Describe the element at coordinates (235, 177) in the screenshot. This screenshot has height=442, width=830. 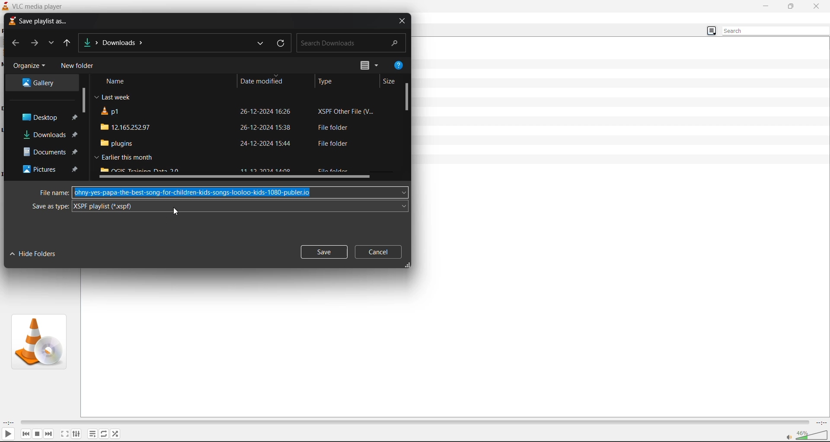
I see `horizontal scroll bar` at that location.